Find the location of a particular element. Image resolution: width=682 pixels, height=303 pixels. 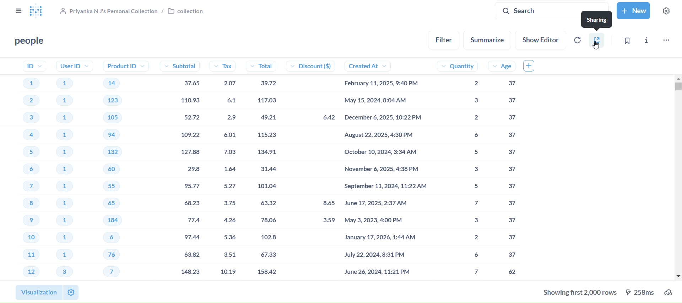

age is located at coordinates (501, 169).